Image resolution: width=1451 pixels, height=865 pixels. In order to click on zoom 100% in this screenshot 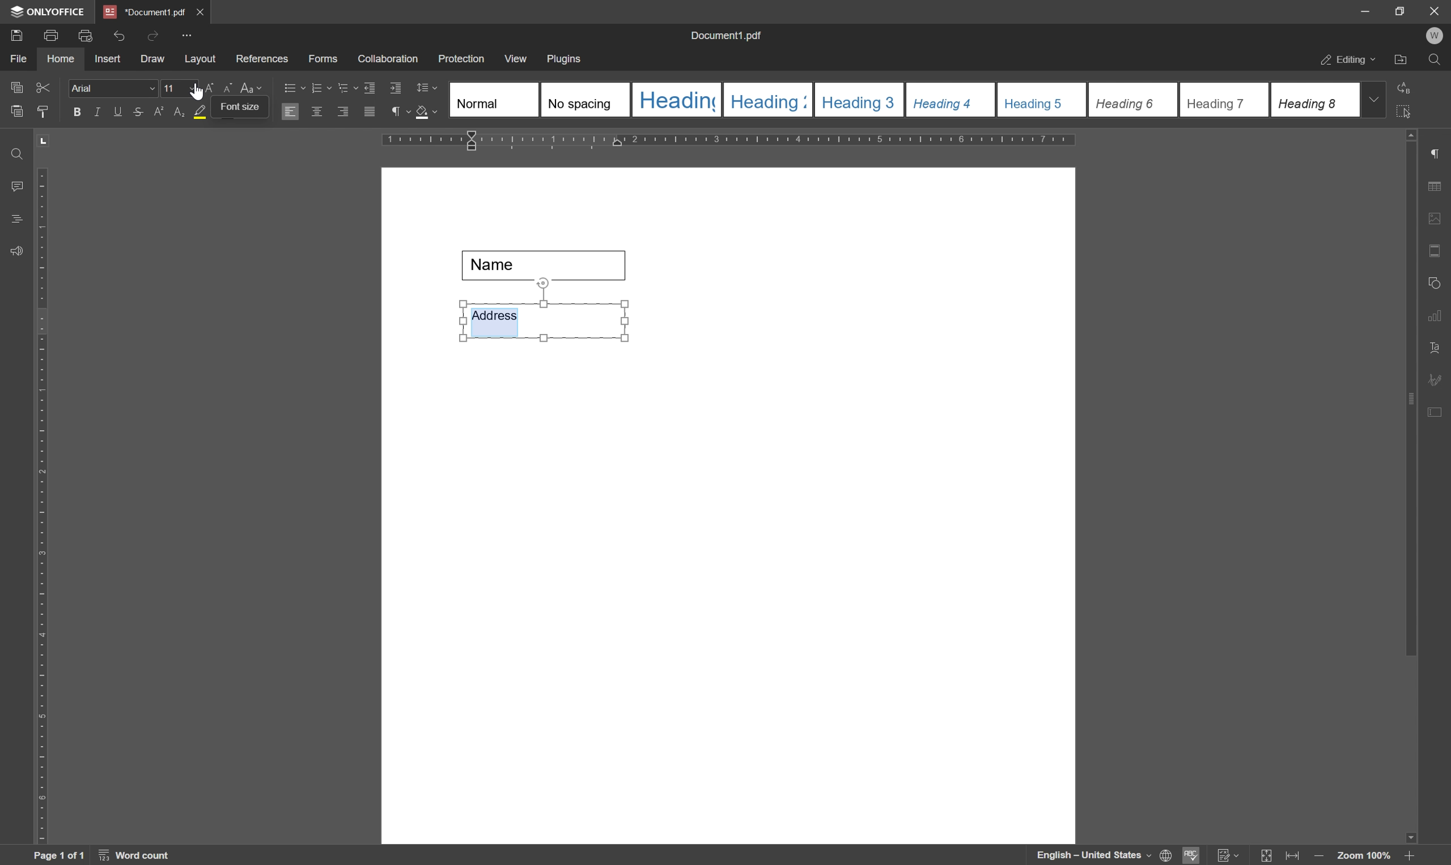, I will do `click(1363, 856)`.